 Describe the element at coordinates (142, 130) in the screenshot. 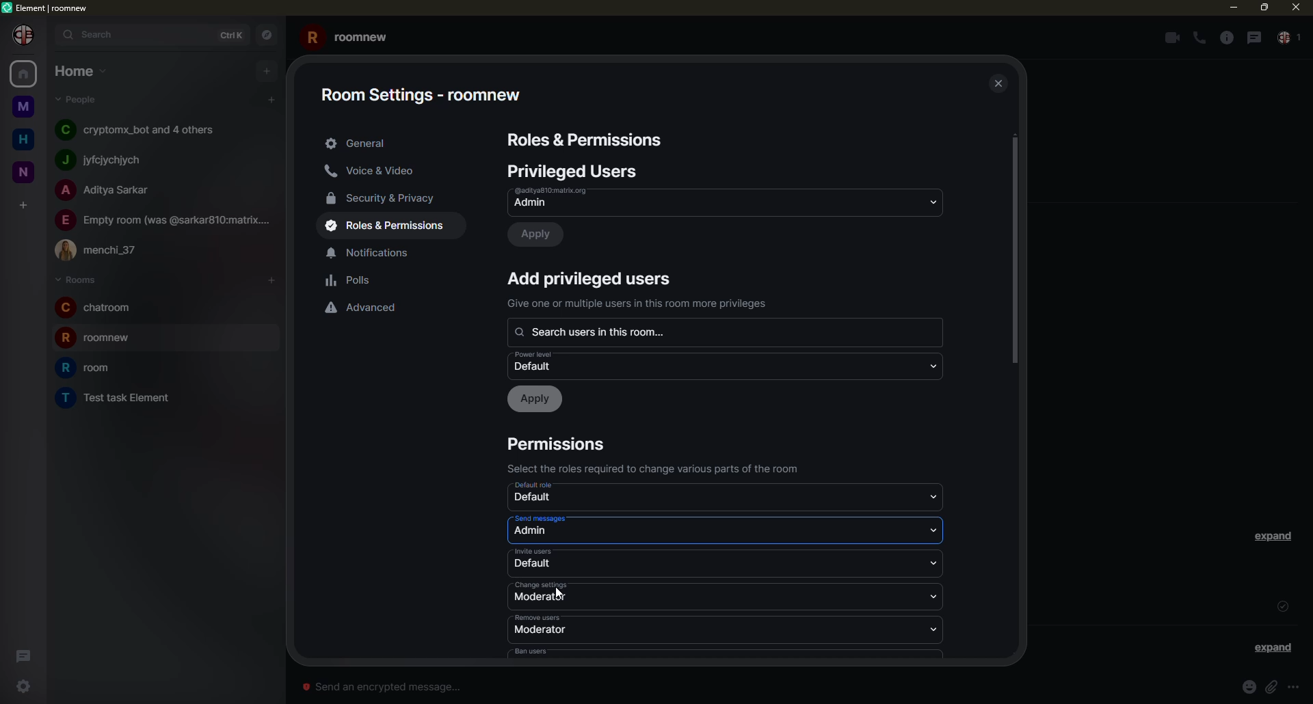

I see `people` at that location.